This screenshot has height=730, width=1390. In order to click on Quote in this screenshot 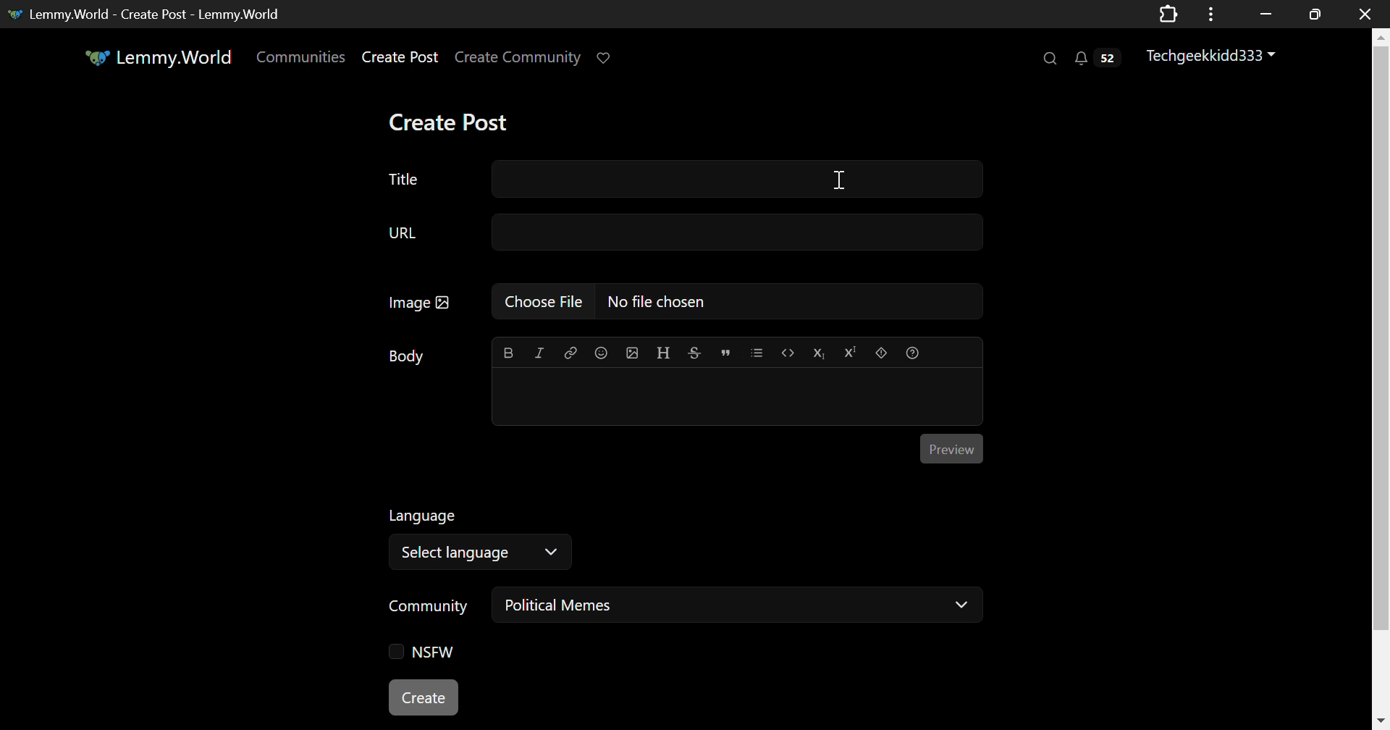, I will do `click(725, 351)`.